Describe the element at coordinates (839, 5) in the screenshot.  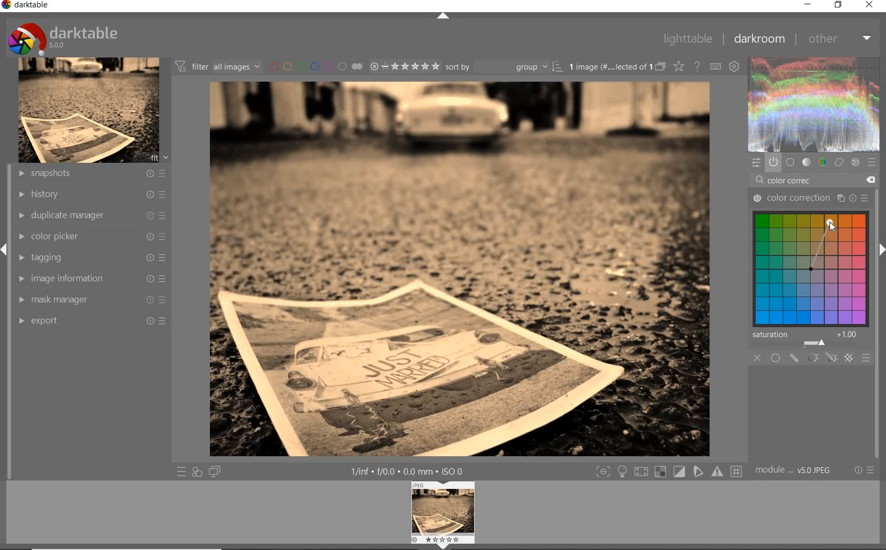
I see `restore` at that location.